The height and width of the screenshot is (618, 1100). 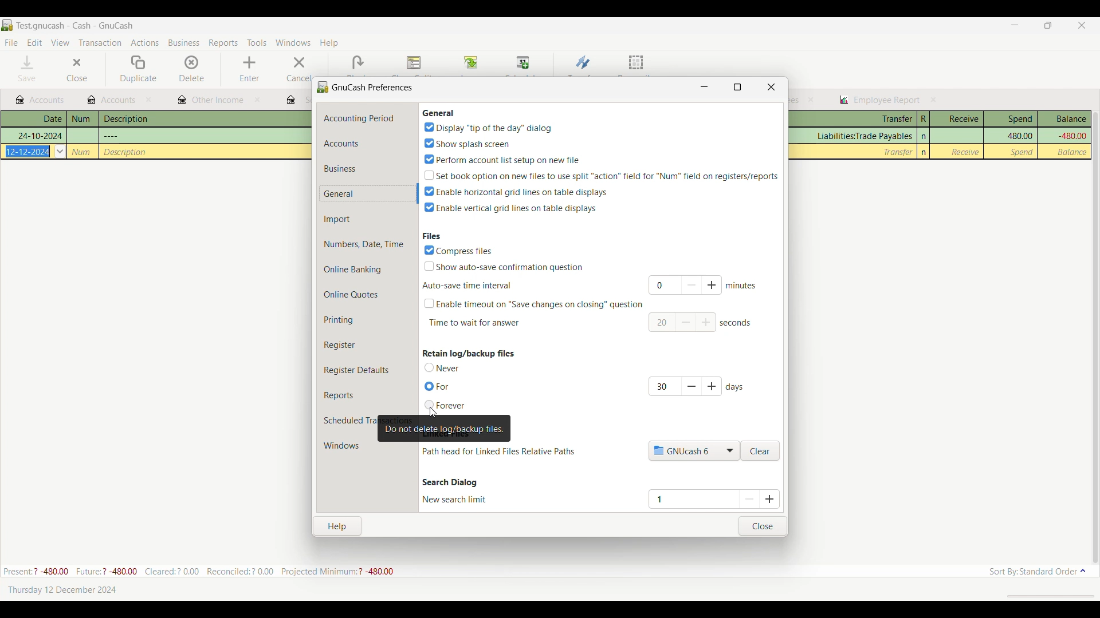 What do you see at coordinates (446, 405) in the screenshot?
I see `Forever ` at bounding box center [446, 405].